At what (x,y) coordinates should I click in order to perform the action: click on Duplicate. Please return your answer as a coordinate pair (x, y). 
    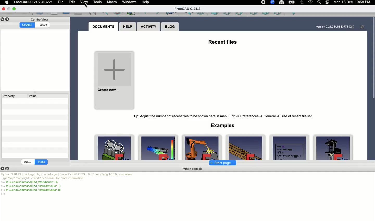
    Looking at the image, I should click on (8, 19).